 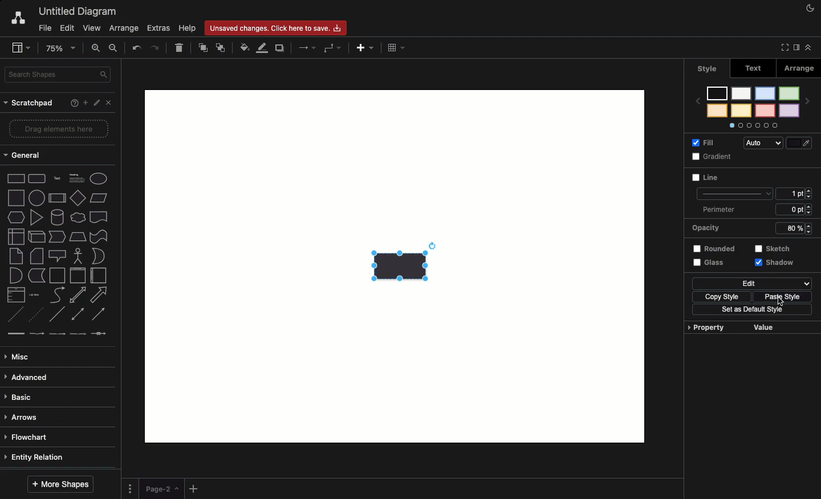 What do you see at coordinates (99, 178) in the screenshot?
I see `Eclipse` at bounding box center [99, 178].